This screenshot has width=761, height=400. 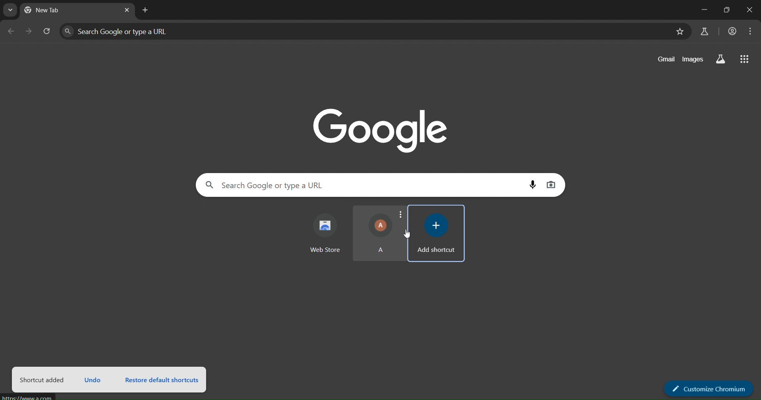 What do you see at coordinates (365, 31) in the screenshot?
I see `search google or type a URL` at bounding box center [365, 31].